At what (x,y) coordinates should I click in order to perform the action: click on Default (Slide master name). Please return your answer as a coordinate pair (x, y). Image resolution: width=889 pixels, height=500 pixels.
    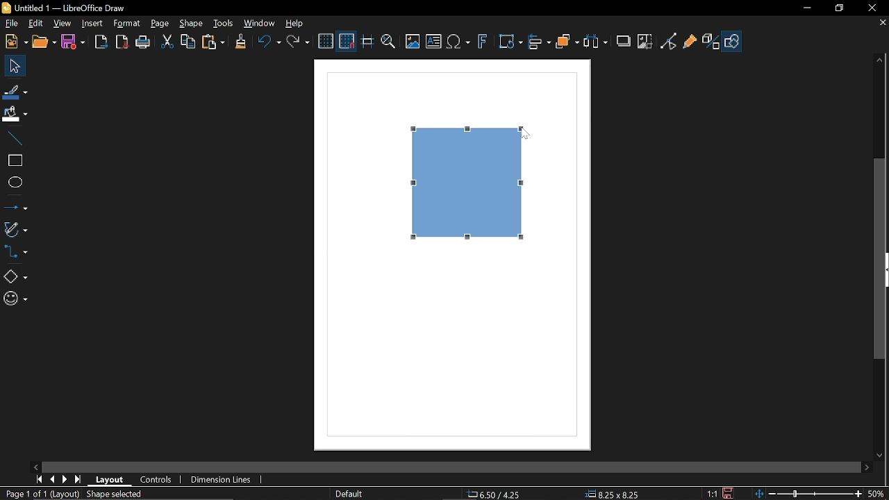
    Looking at the image, I should click on (350, 494).